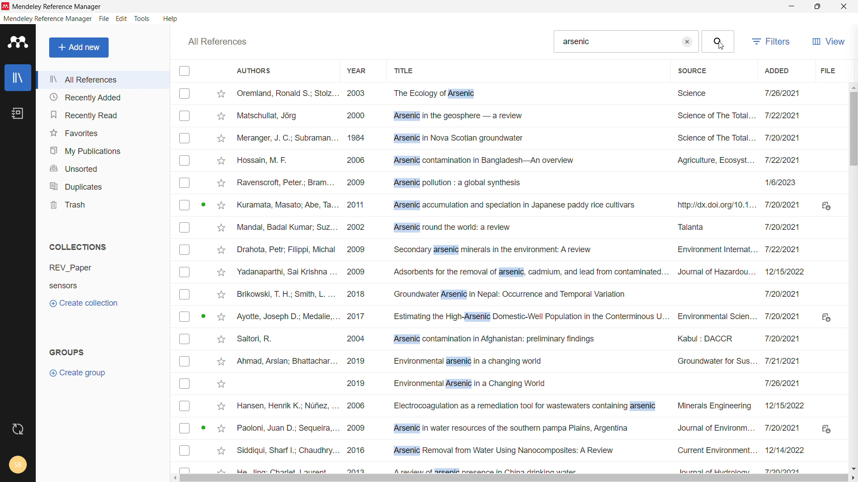  Describe the element at coordinates (517, 249) in the screenshot. I see `Drahota, Petr; Filippi, Michal 2009 Secondary arsenic minerals in the environment: A review Environment Internat... 7/22/2021` at that location.